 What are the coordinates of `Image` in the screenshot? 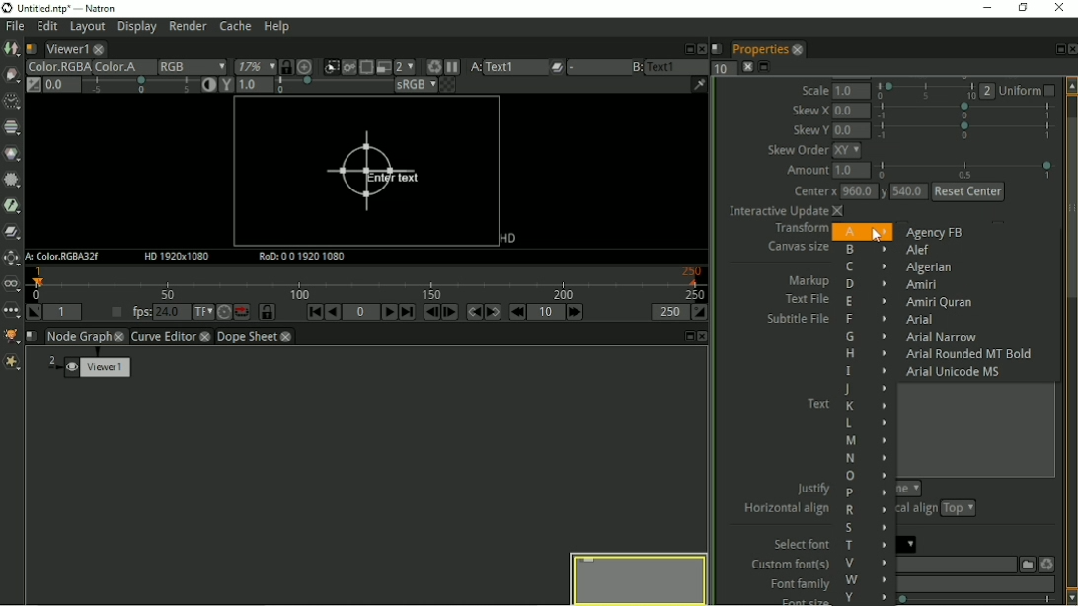 It's located at (12, 50).